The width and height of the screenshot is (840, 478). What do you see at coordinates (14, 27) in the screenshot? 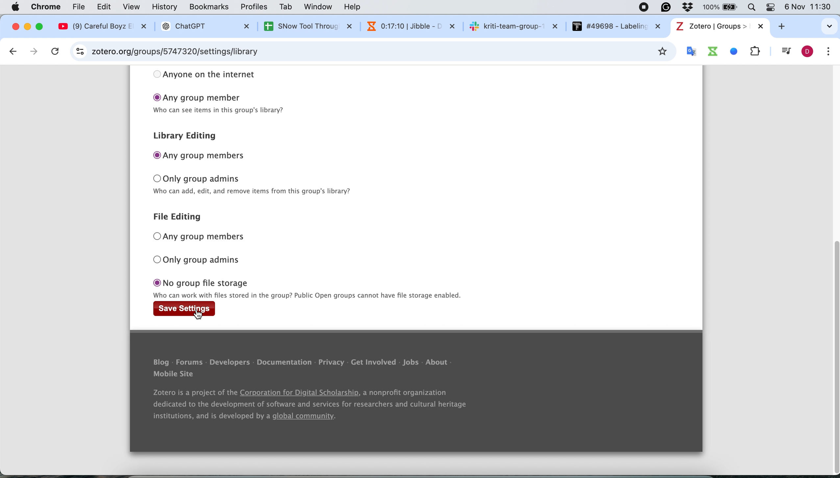
I see `close` at bounding box center [14, 27].